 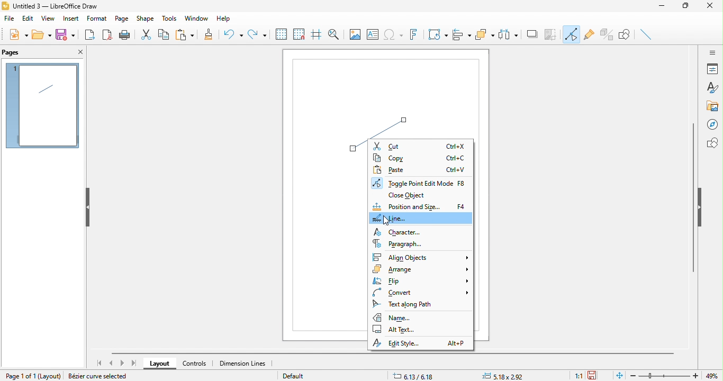 What do you see at coordinates (420, 343) in the screenshot?
I see `edit style` at bounding box center [420, 343].